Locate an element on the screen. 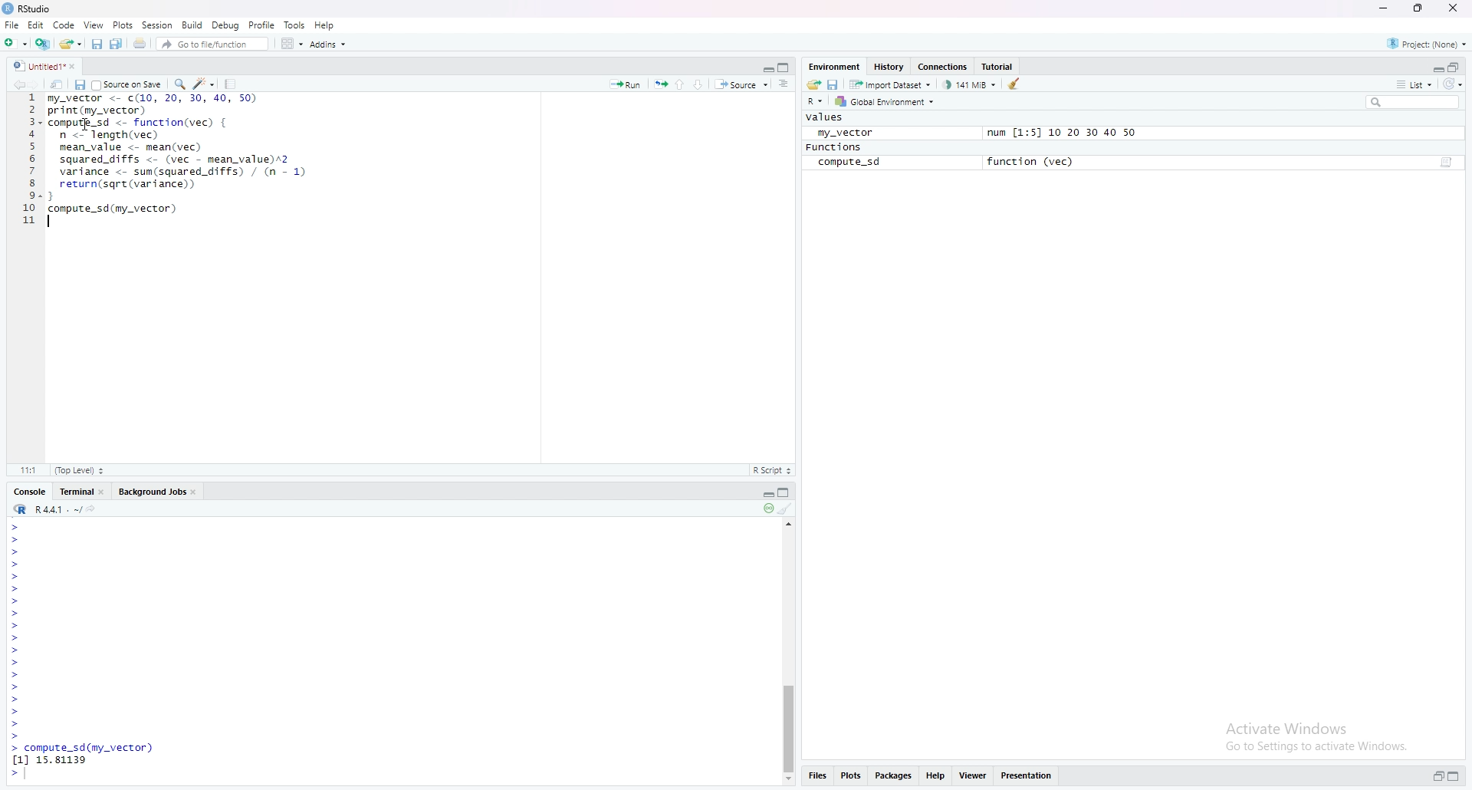  Values is located at coordinates (826, 117).